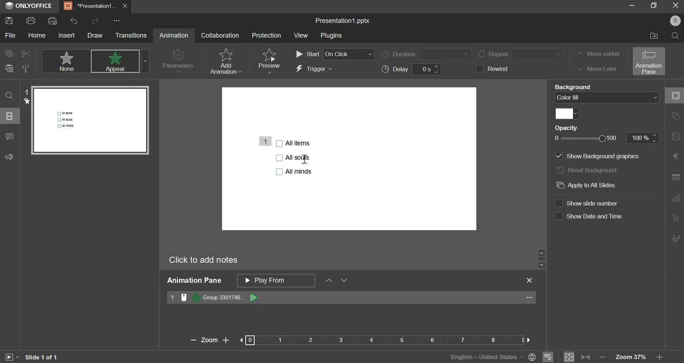 Image resolution: width=684 pixels, height=363 pixels. I want to click on plugins, so click(331, 36).